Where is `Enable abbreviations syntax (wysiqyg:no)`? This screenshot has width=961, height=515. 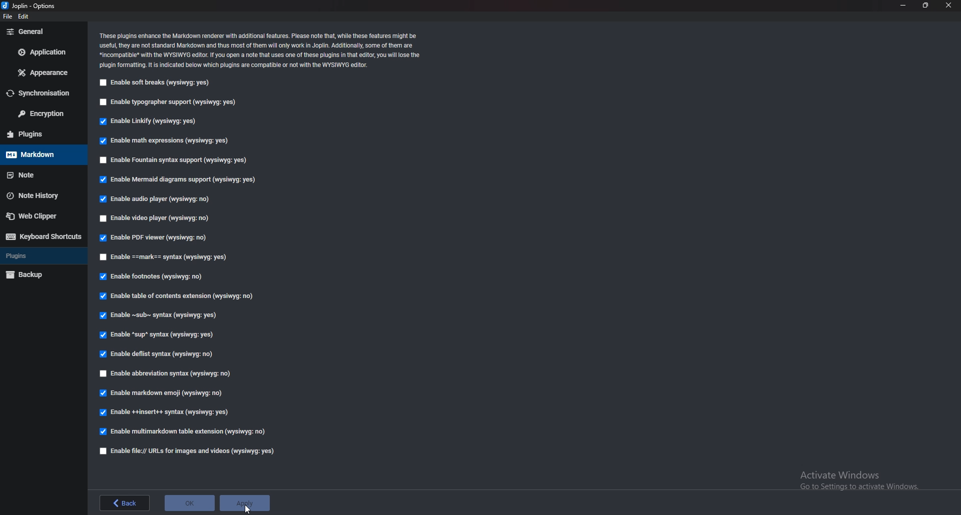 Enable abbreviations syntax (wysiqyg:no) is located at coordinates (176, 375).